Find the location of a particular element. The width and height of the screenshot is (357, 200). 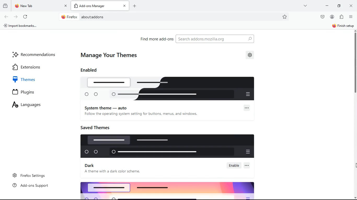

enabled is located at coordinates (91, 70).